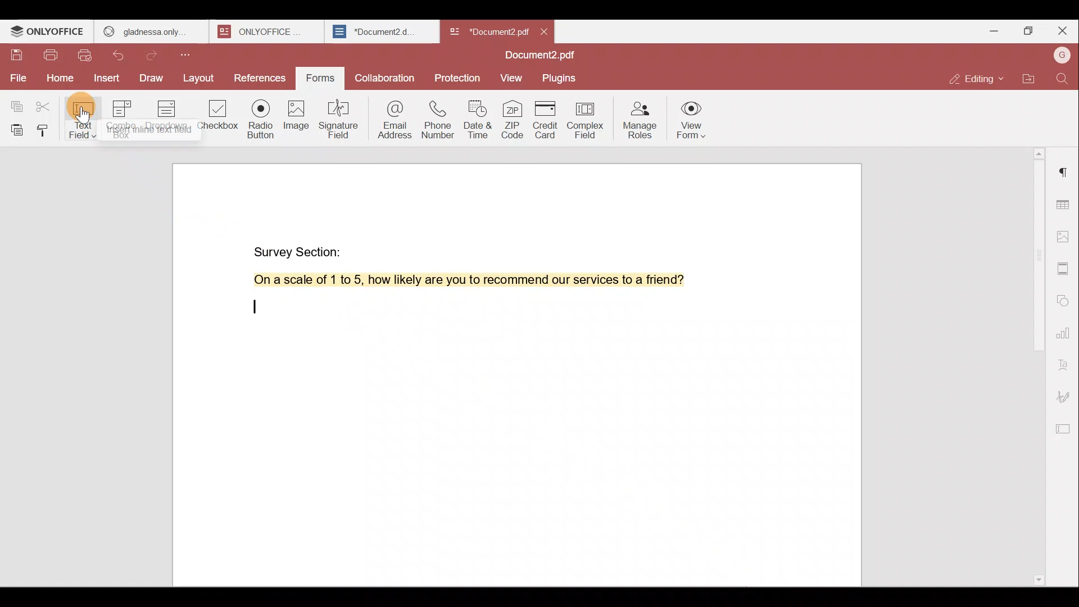 Image resolution: width=1079 pixels, height=607 pixels. I want to click on Phone number, so click(436, 116).